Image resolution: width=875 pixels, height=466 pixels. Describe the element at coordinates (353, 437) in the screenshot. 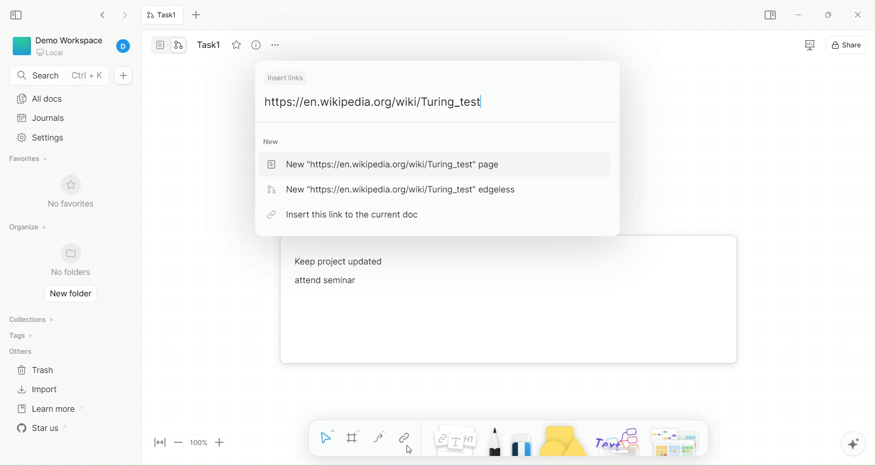

I see `frame` at that location.